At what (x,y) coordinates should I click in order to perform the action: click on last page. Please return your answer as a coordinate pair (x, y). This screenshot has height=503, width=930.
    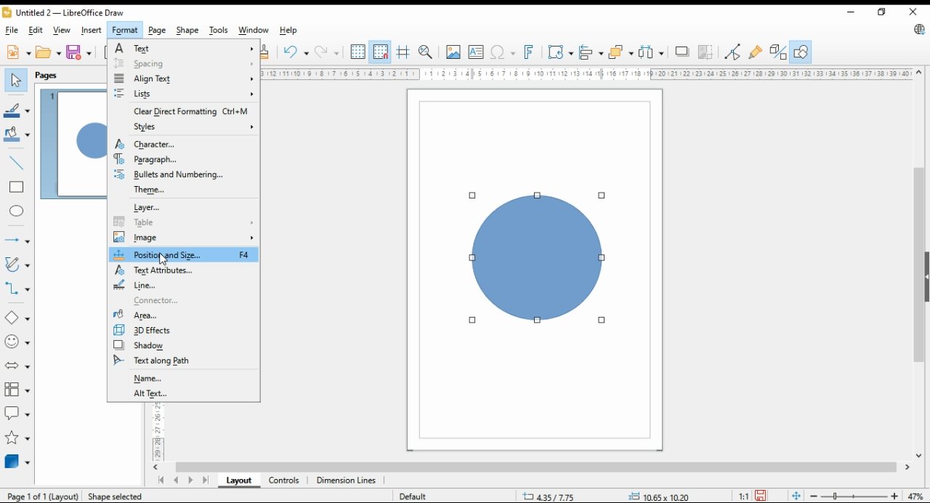
    Looking at the image, I should click on (204, 480).